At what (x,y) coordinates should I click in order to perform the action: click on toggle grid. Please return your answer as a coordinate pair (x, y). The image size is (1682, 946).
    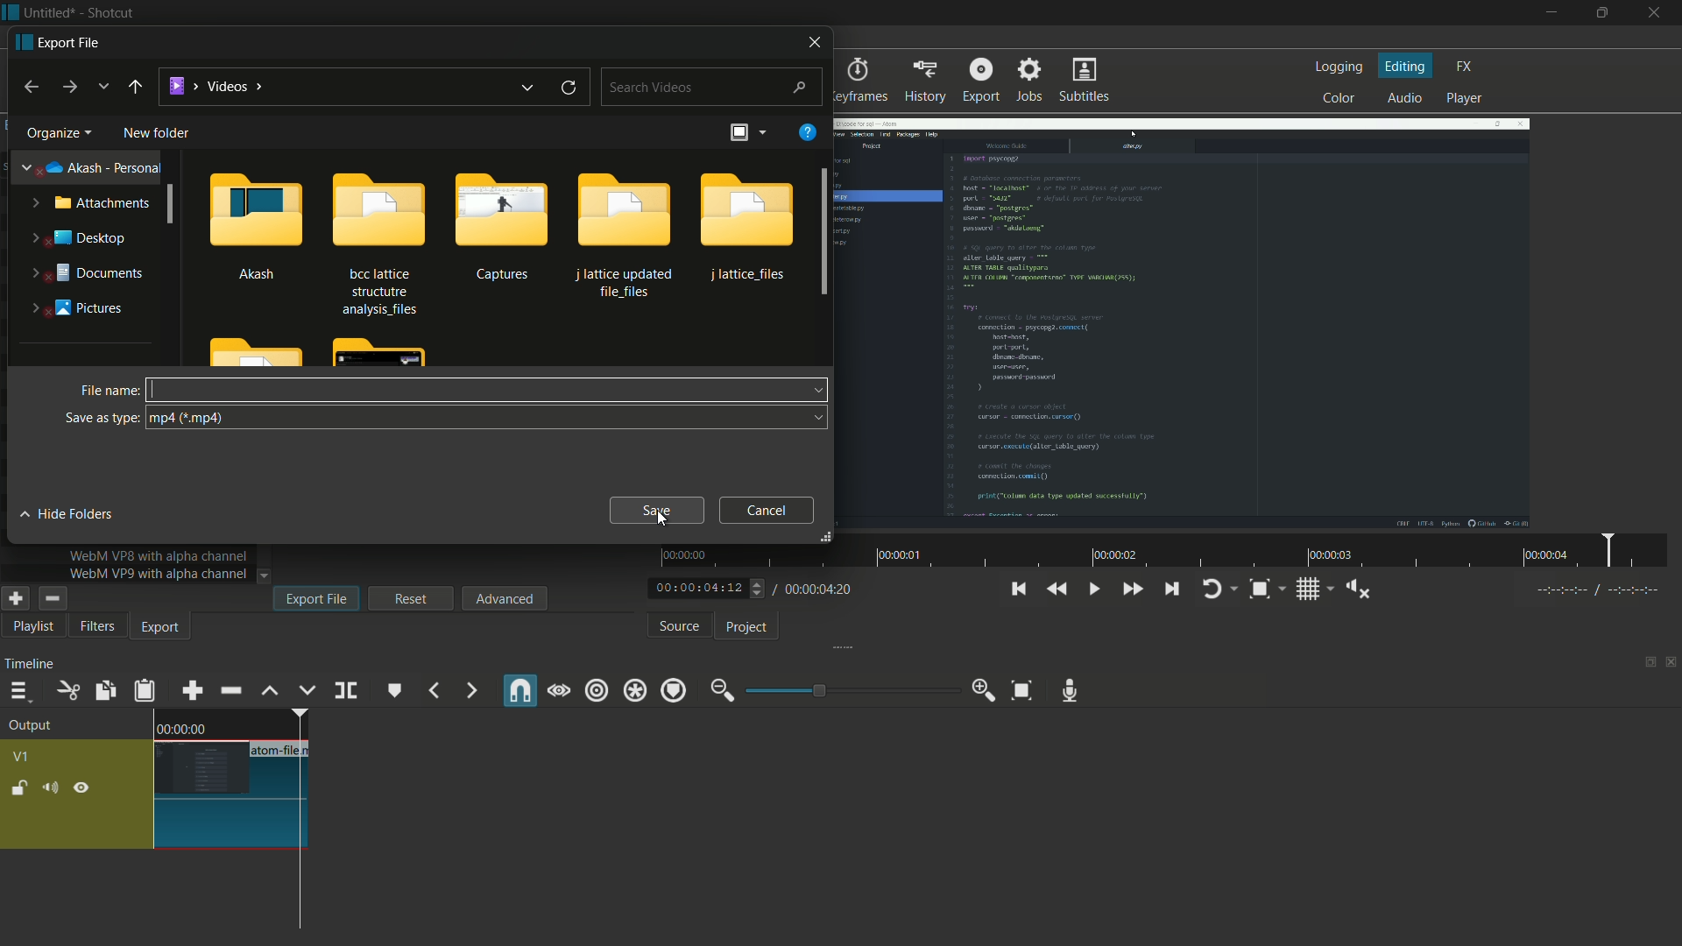
    Looking at the image, I should click on (1308, 591).